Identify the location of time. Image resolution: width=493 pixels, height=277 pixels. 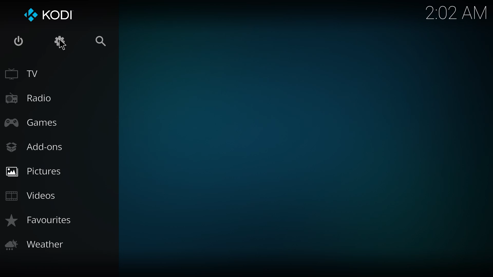
(455, 12).